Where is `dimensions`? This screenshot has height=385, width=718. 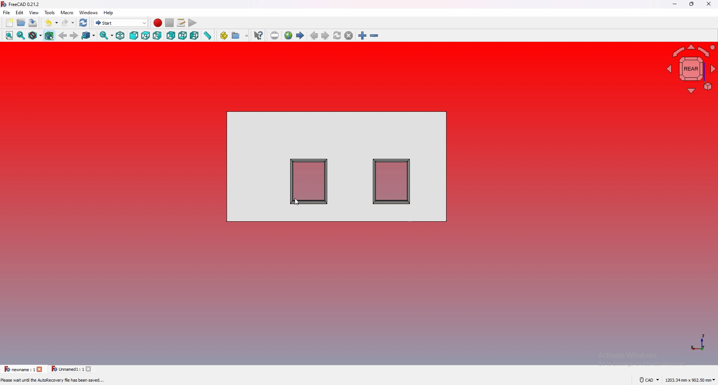
dimensions is located at coordinates (690, 380).